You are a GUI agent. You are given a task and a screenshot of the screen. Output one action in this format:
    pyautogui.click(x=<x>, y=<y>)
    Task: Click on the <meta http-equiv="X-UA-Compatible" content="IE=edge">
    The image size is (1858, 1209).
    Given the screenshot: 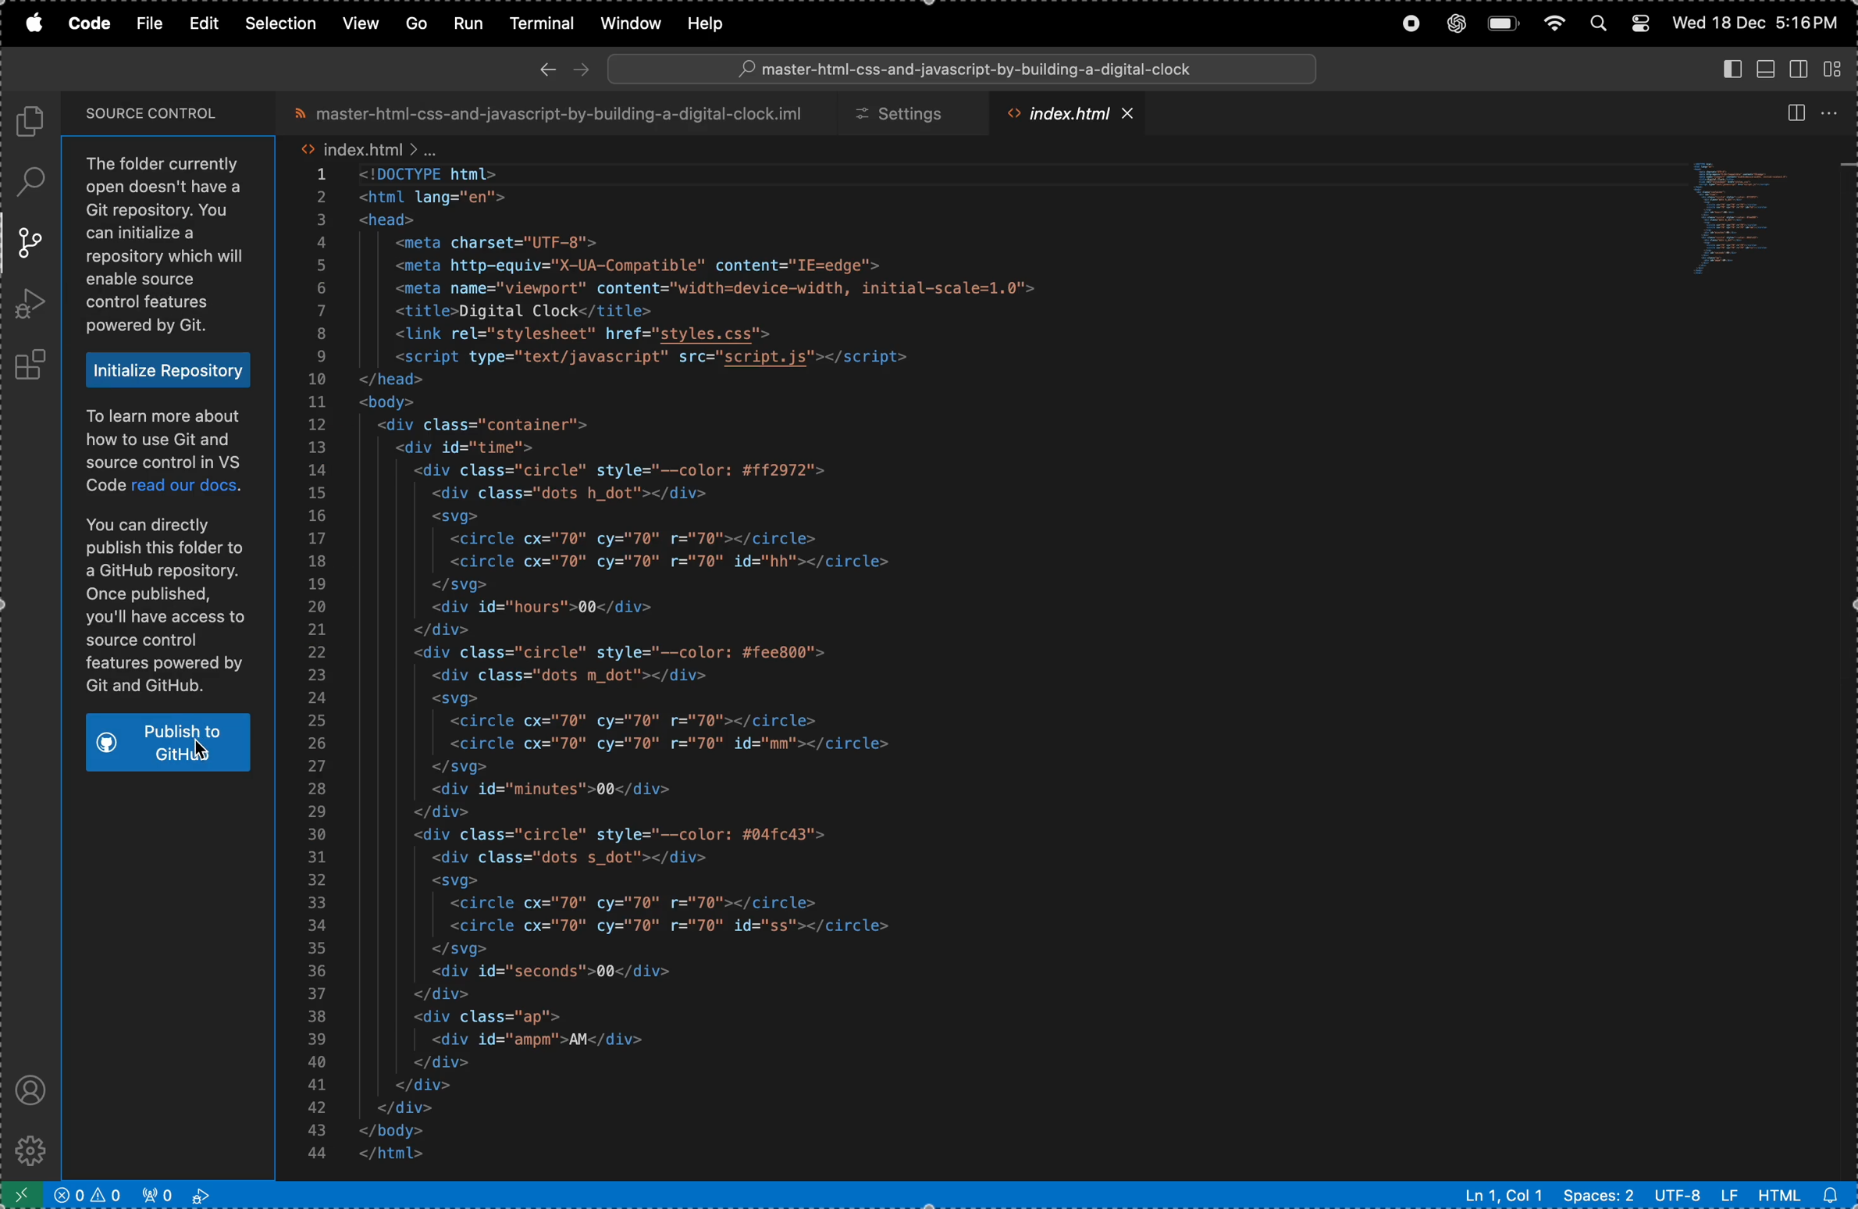 What is the action you would take?
    pyautogui.click(x=646, y=267)
    